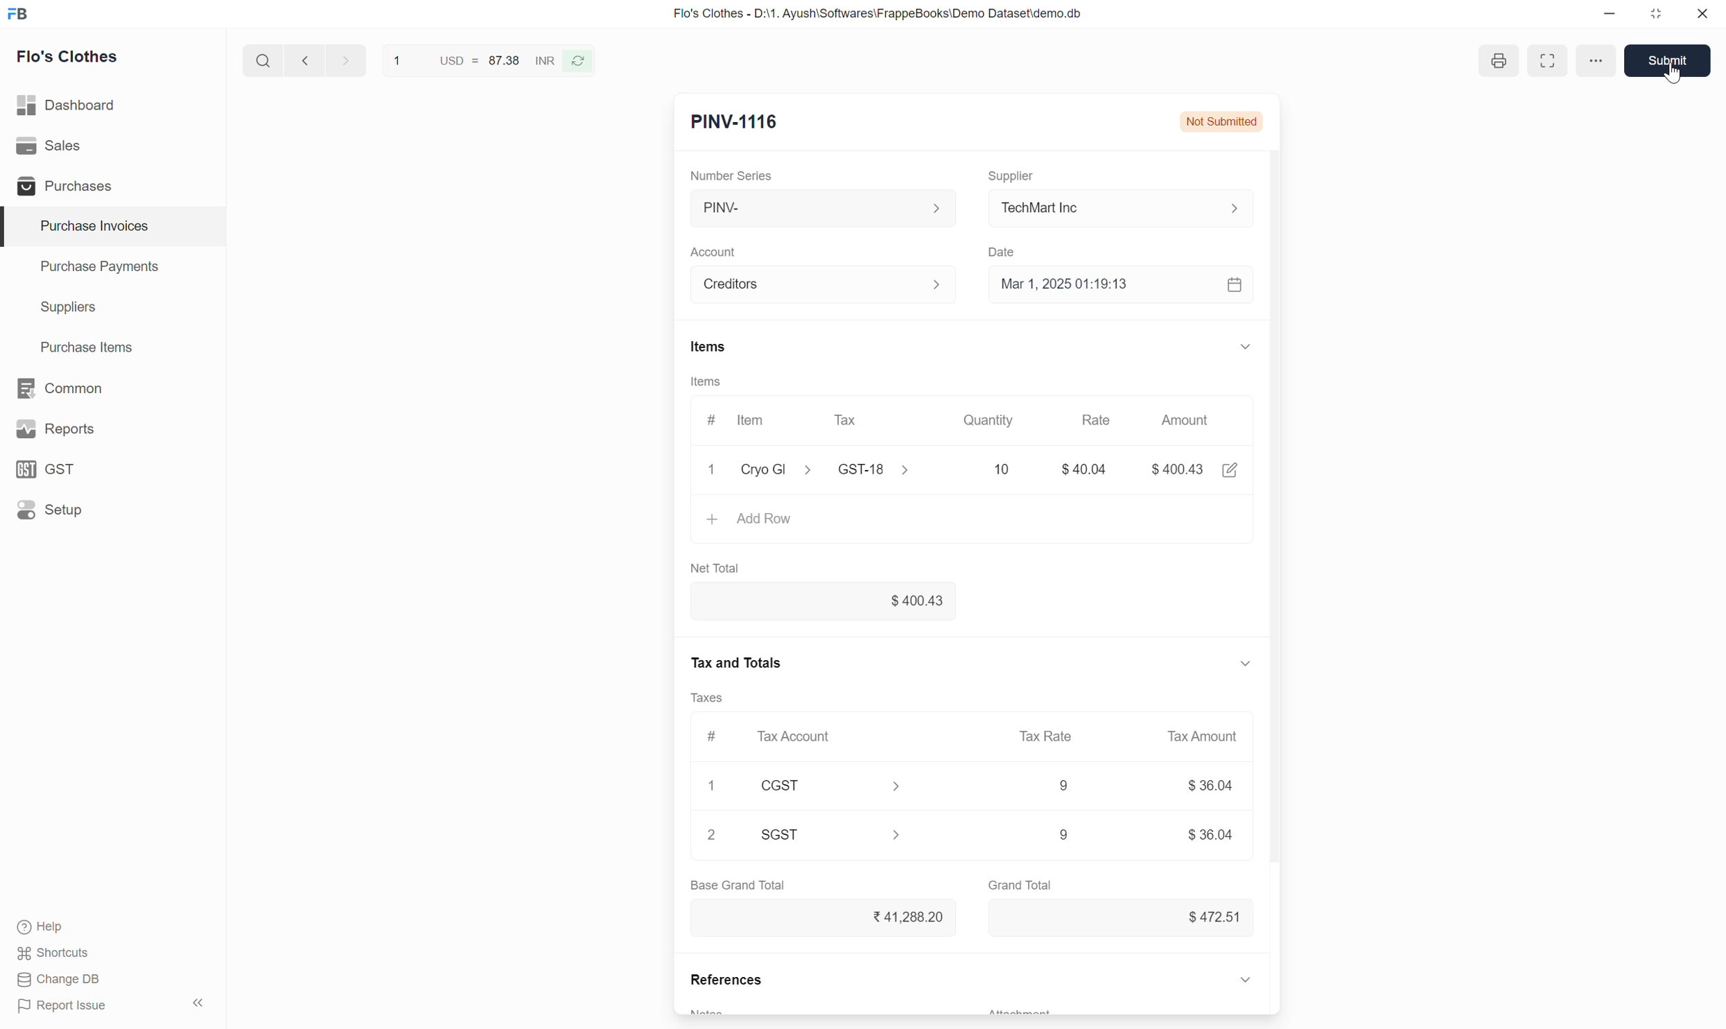 This screenshot has height=1029, width=1726. I want to click on hide, so click(196, 1001).